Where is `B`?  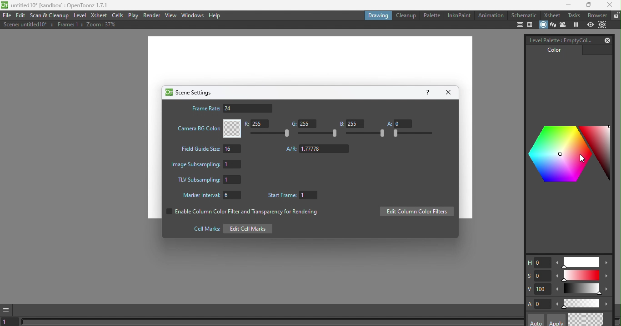
B is located at coordinates (351, 123).